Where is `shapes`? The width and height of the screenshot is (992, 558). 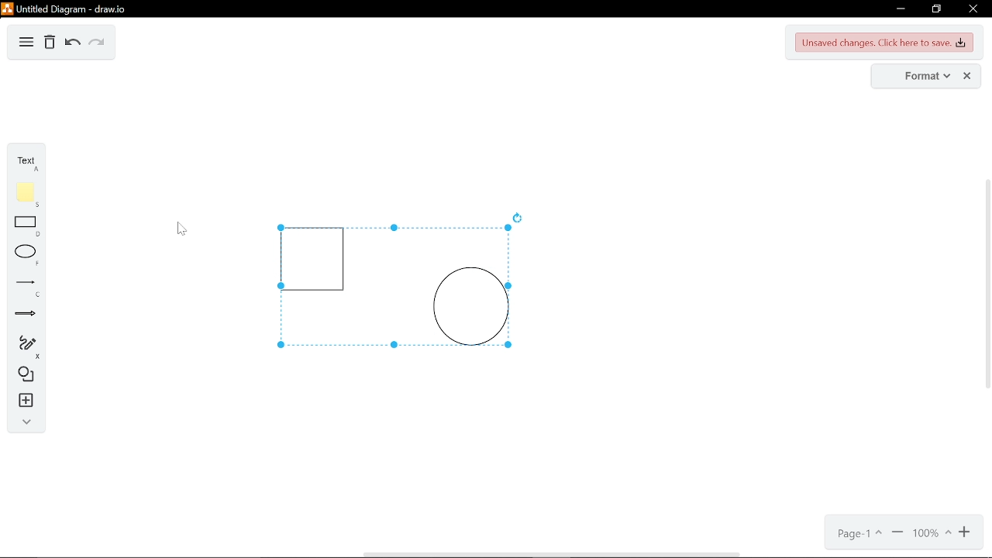 shapes is located at coordinates (23, 375).